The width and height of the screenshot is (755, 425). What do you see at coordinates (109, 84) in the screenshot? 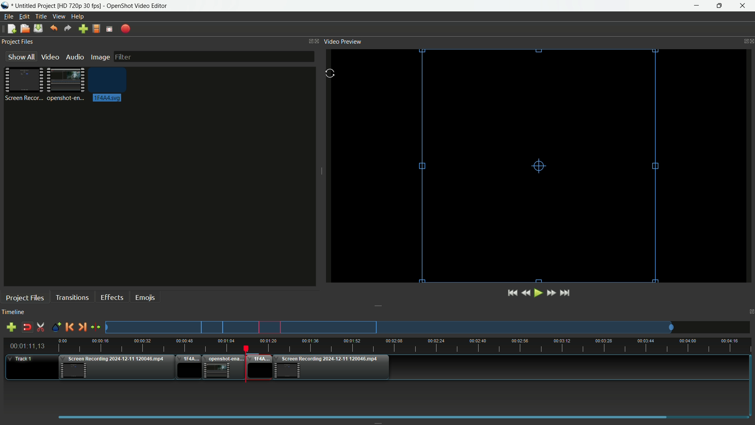
I see `Image for placeholder` at bounding box center [109, 84].